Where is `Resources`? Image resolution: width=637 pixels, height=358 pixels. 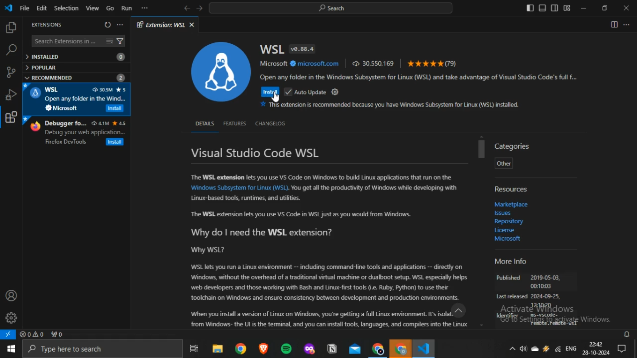
Resources is located at coordinates (512, 189).